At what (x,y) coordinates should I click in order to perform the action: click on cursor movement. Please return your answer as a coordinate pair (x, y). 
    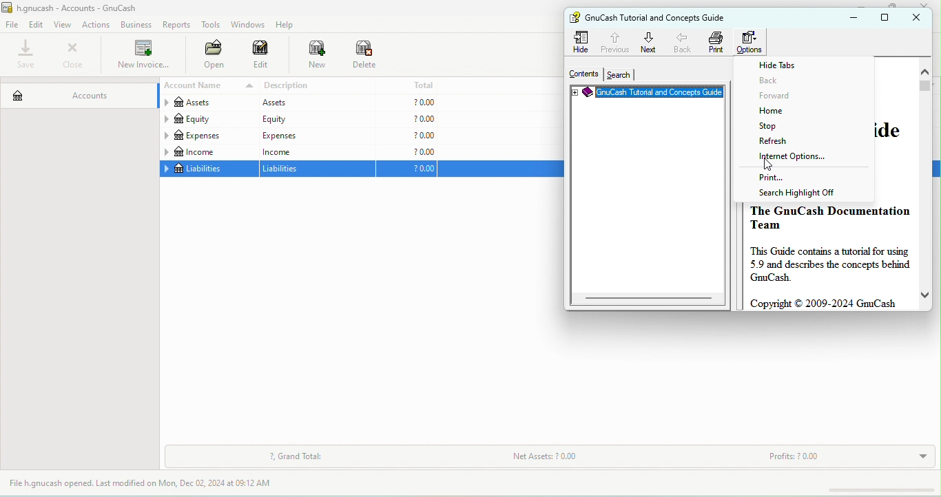
    Looking at the image, I should click on (765, 165).